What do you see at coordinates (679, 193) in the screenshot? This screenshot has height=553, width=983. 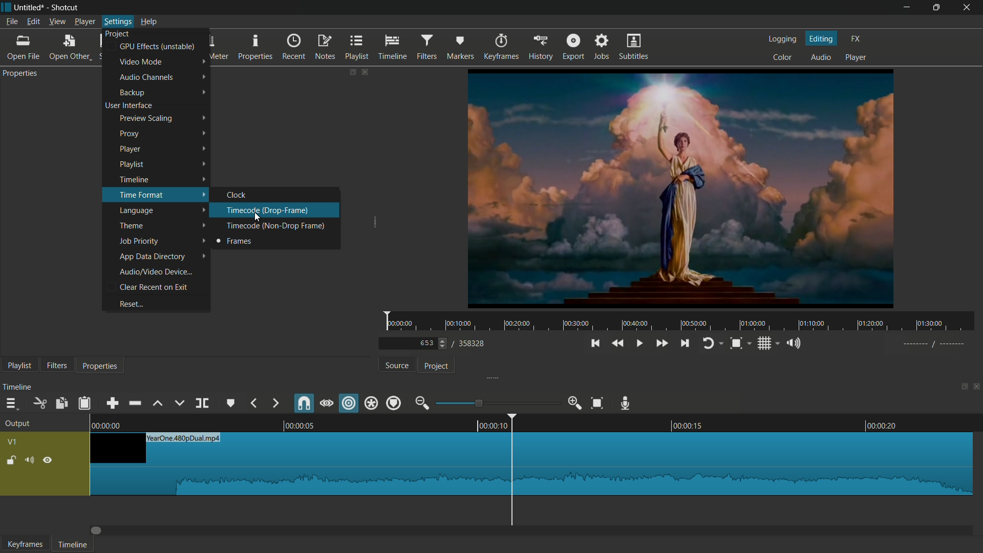 I see `preview video` at bounding box center [679, 193].